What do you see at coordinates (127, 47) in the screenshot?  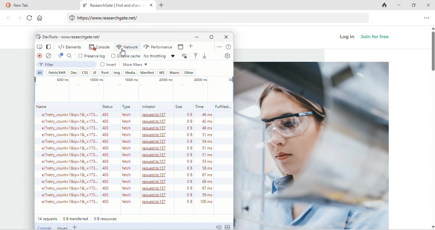 I see `selected network` at bounding box center [127, 47].